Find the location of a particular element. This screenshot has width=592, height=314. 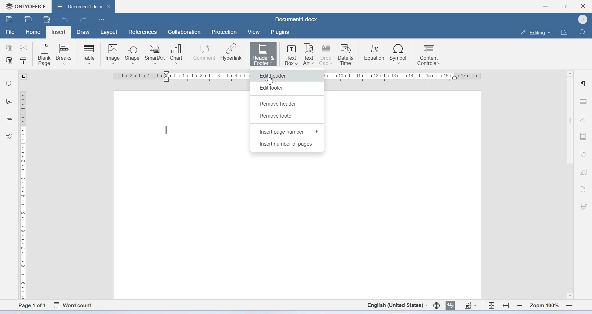

Set document language is located at coordinates (436, 306).